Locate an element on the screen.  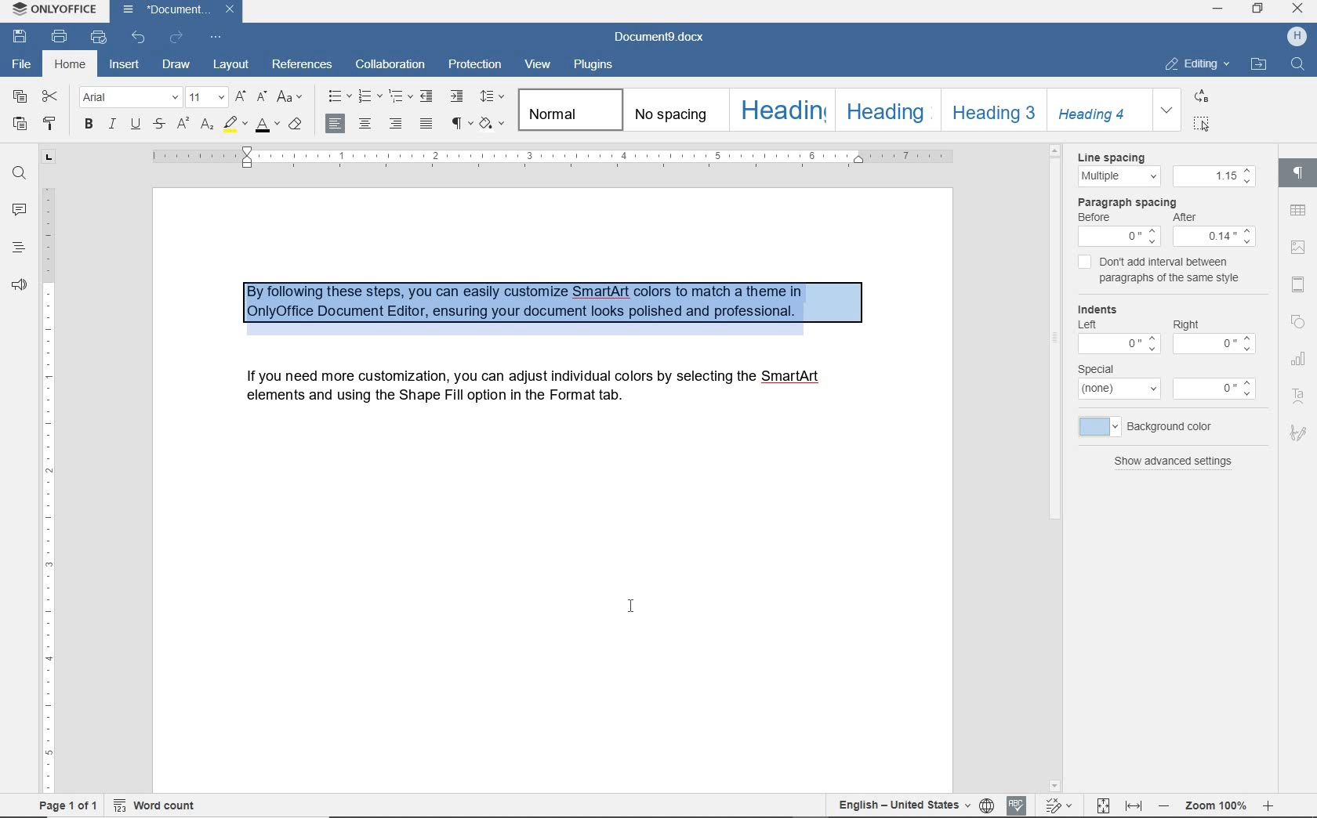
shaded border added is located at coordinates (564, 306).